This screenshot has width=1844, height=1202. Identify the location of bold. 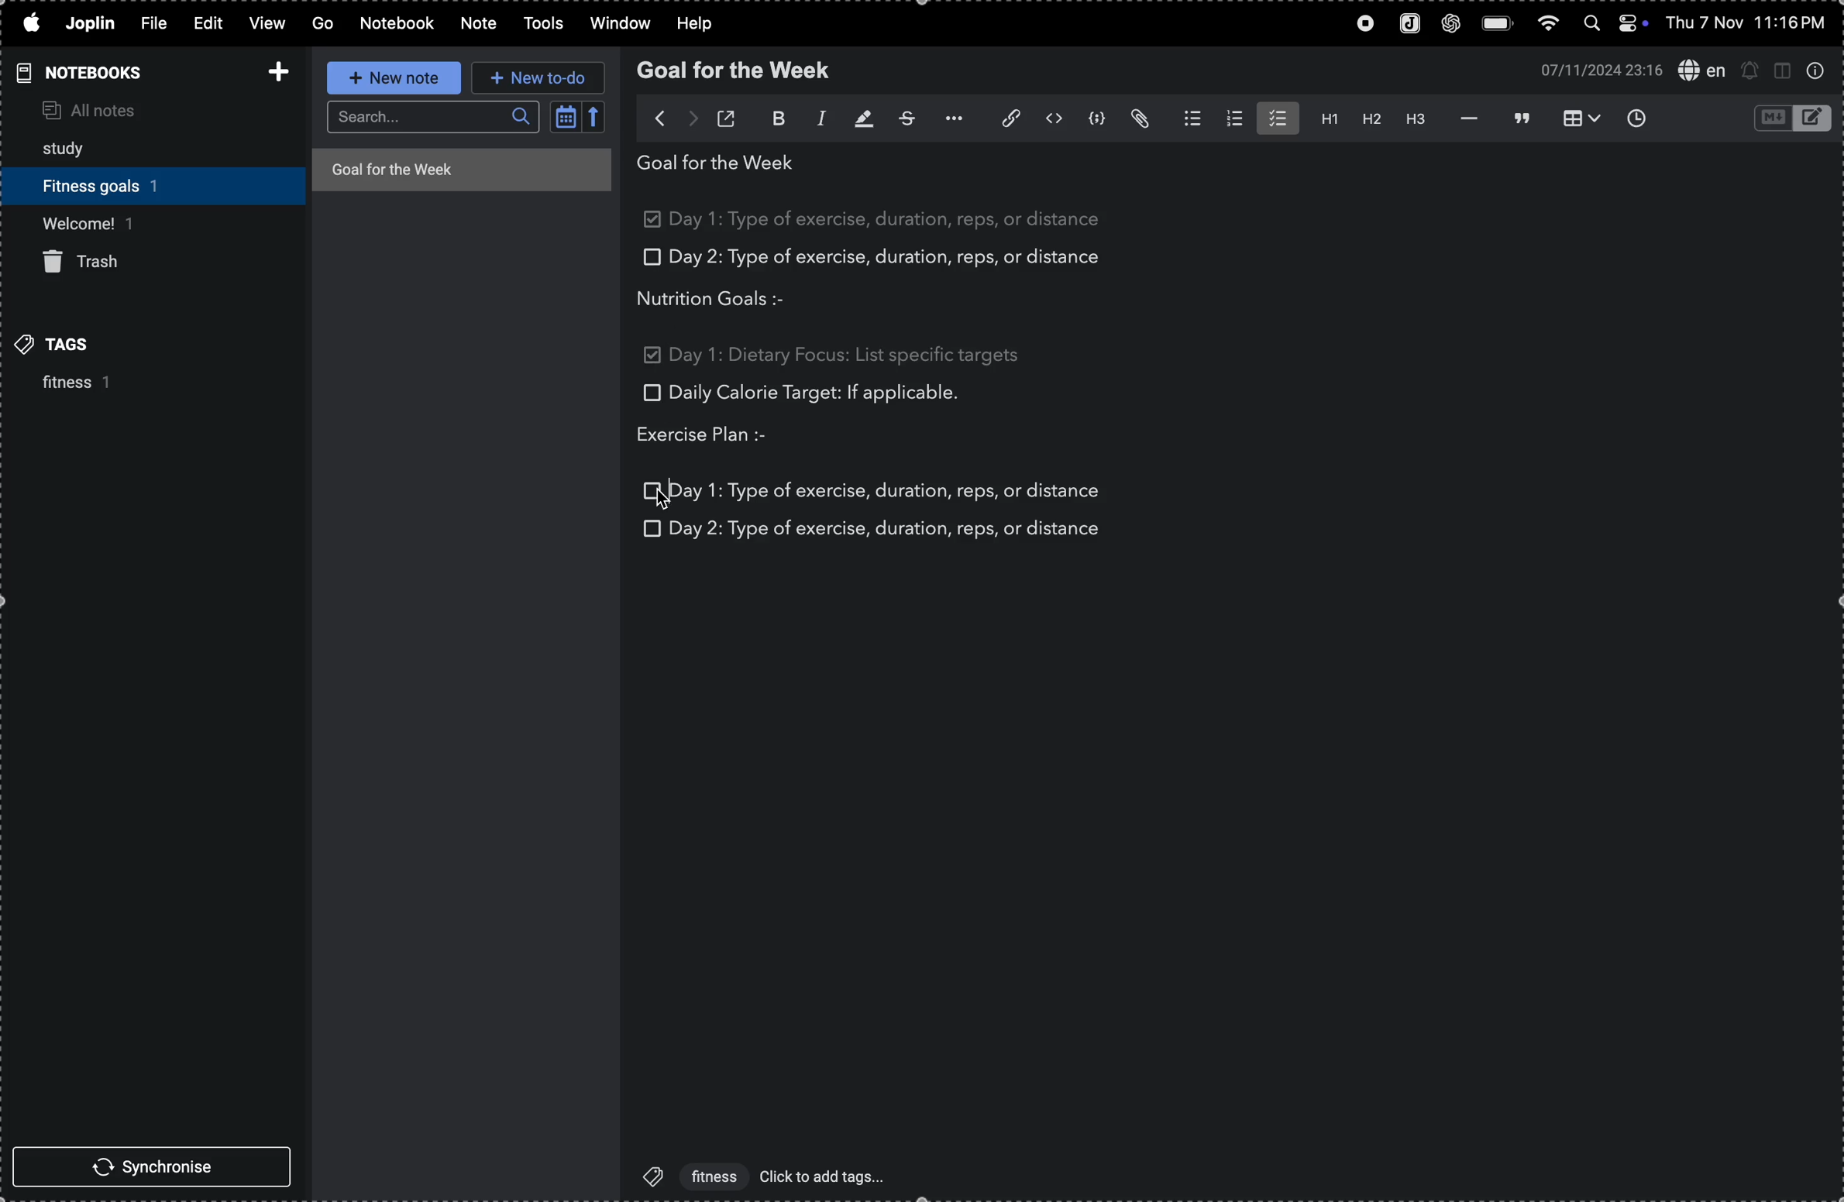
(769, 119).